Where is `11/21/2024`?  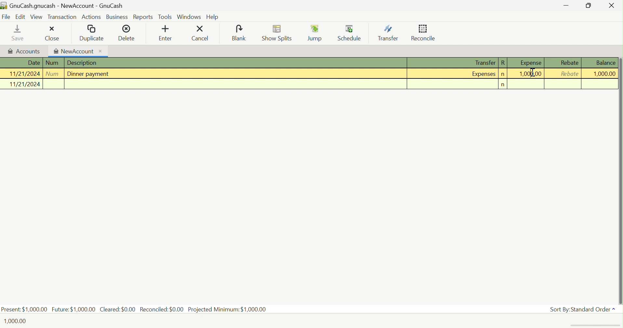 11/21/2024 is located at coordinates (24, 74).